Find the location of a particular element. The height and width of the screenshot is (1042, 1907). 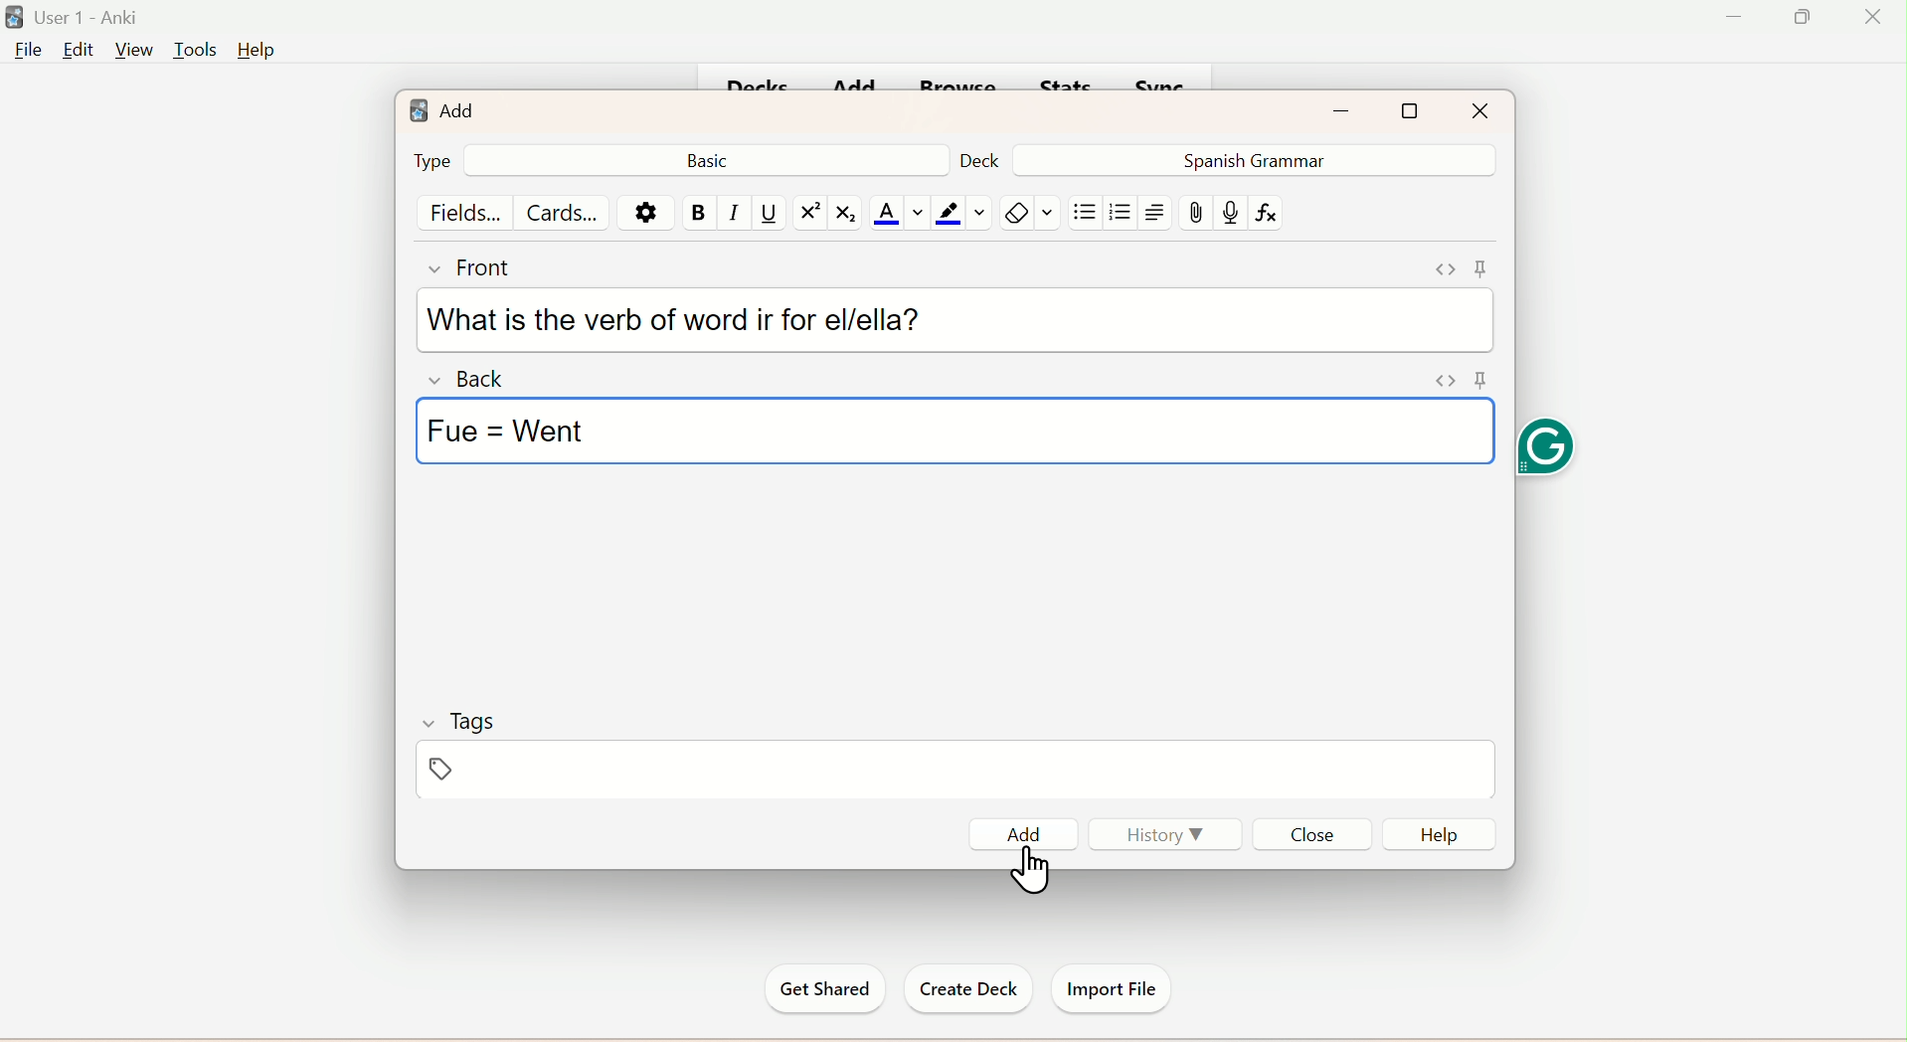

Pin is located at coordinates (1453, 384).